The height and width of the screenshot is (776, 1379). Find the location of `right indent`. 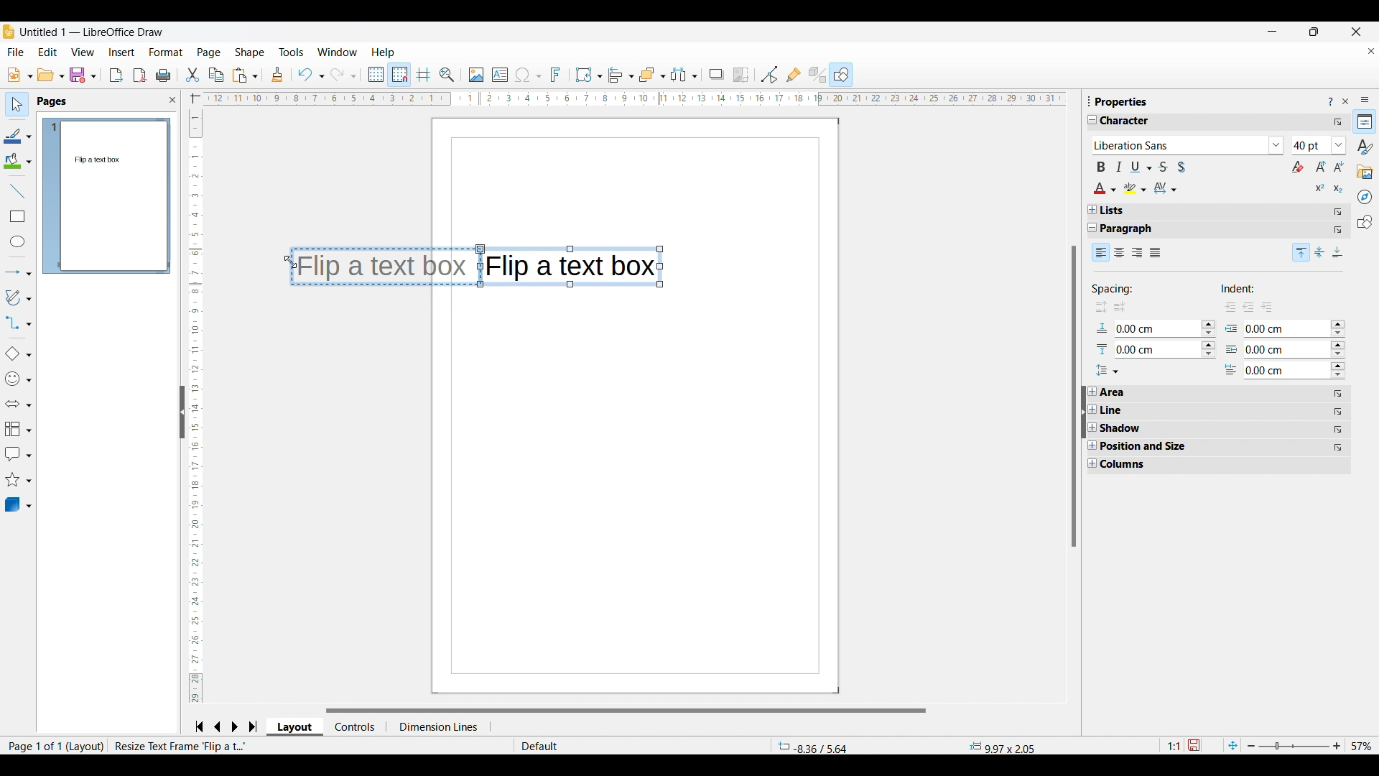

right indent is located at coordinates (1227, 306).